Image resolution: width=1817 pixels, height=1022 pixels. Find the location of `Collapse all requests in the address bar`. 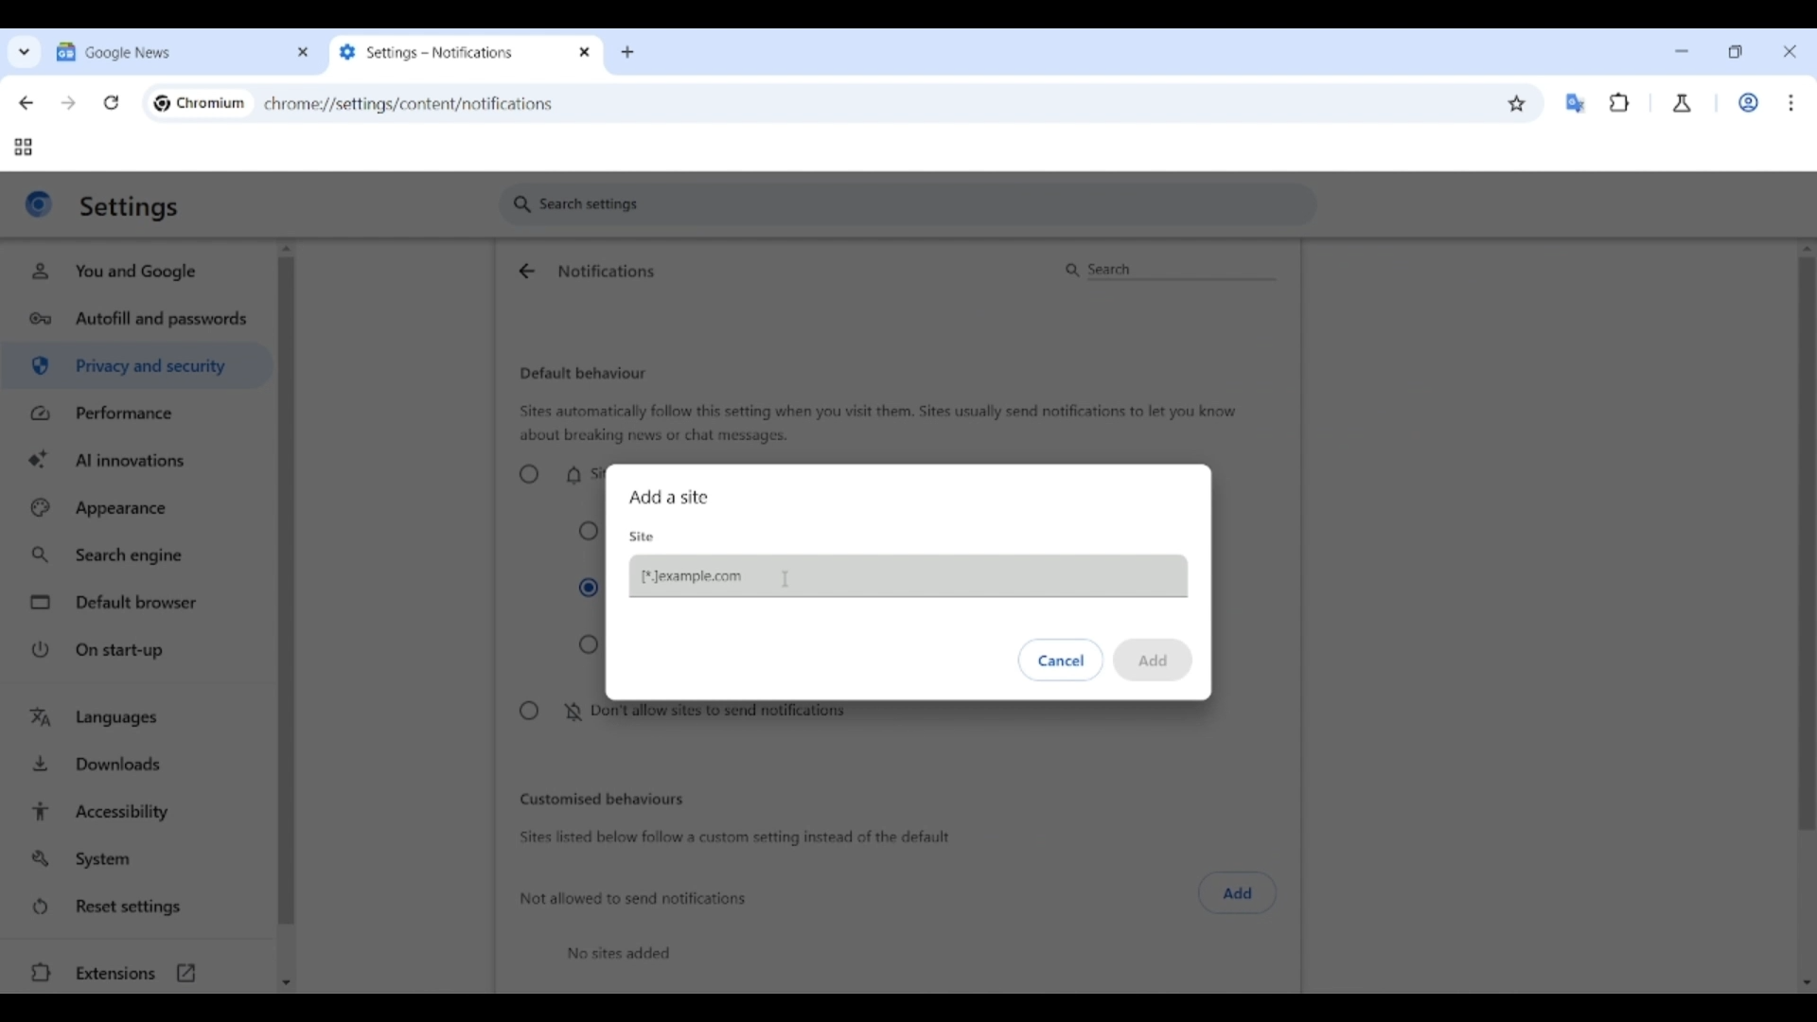

Collapse all requests in the address bar is located at coordinates (589, 532).